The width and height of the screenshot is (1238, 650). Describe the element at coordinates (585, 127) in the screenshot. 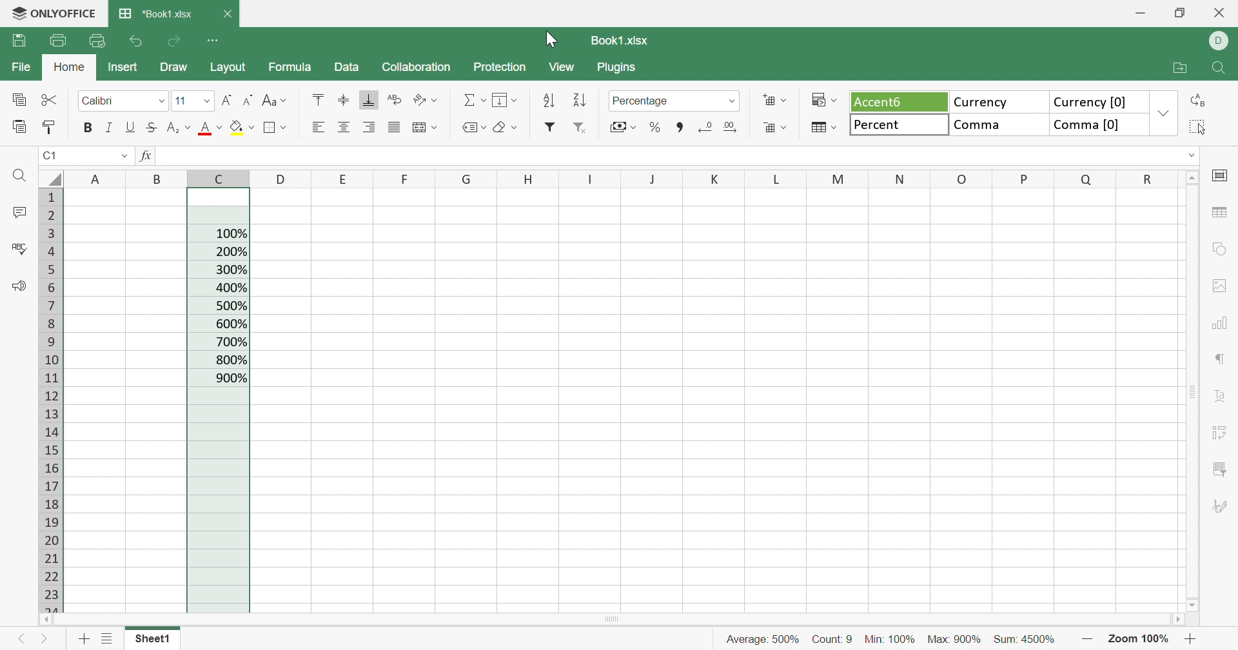

I see `Remove filter` at that location.